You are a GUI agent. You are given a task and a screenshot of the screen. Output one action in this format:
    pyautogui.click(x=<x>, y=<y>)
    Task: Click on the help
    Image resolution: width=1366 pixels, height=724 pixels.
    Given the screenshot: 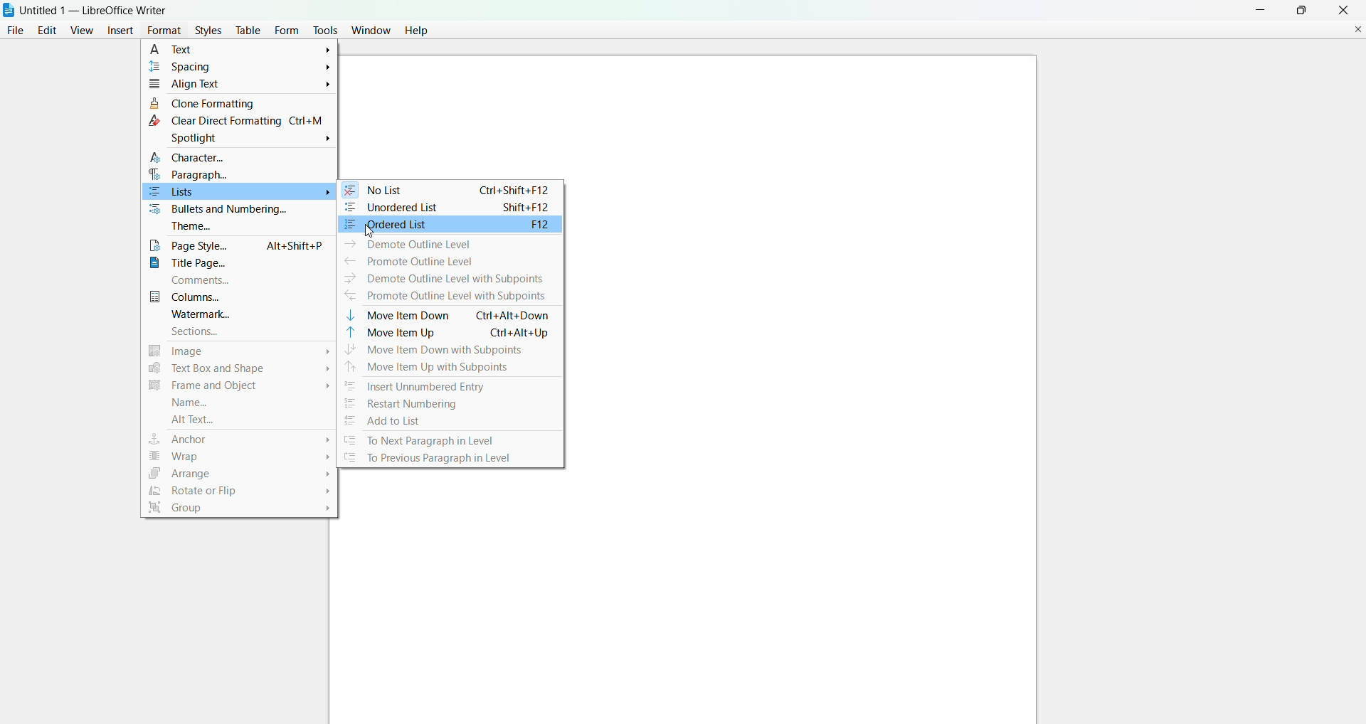 What is the action you would take?
    pyautogui.click(x=417, y=30)
    